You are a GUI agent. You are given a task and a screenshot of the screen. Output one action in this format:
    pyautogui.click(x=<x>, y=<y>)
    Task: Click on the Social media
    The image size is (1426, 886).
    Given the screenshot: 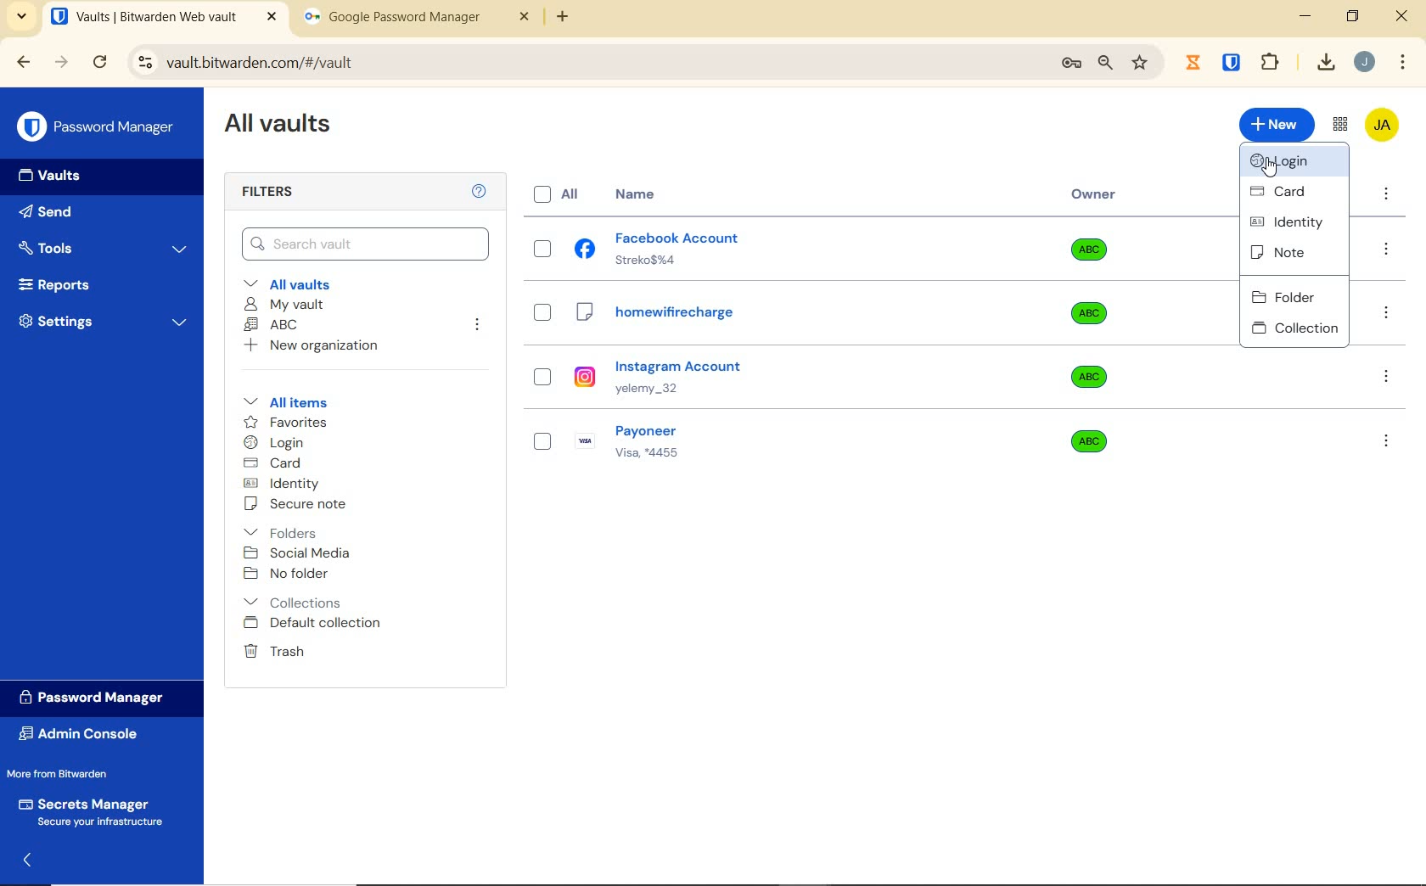 What is the action you would take?
    pyautogui.click(x=295, y=552)
    